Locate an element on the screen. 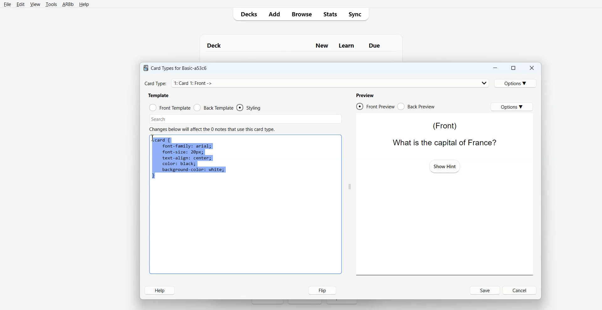  Back Template is located at coordinates (214, 108).